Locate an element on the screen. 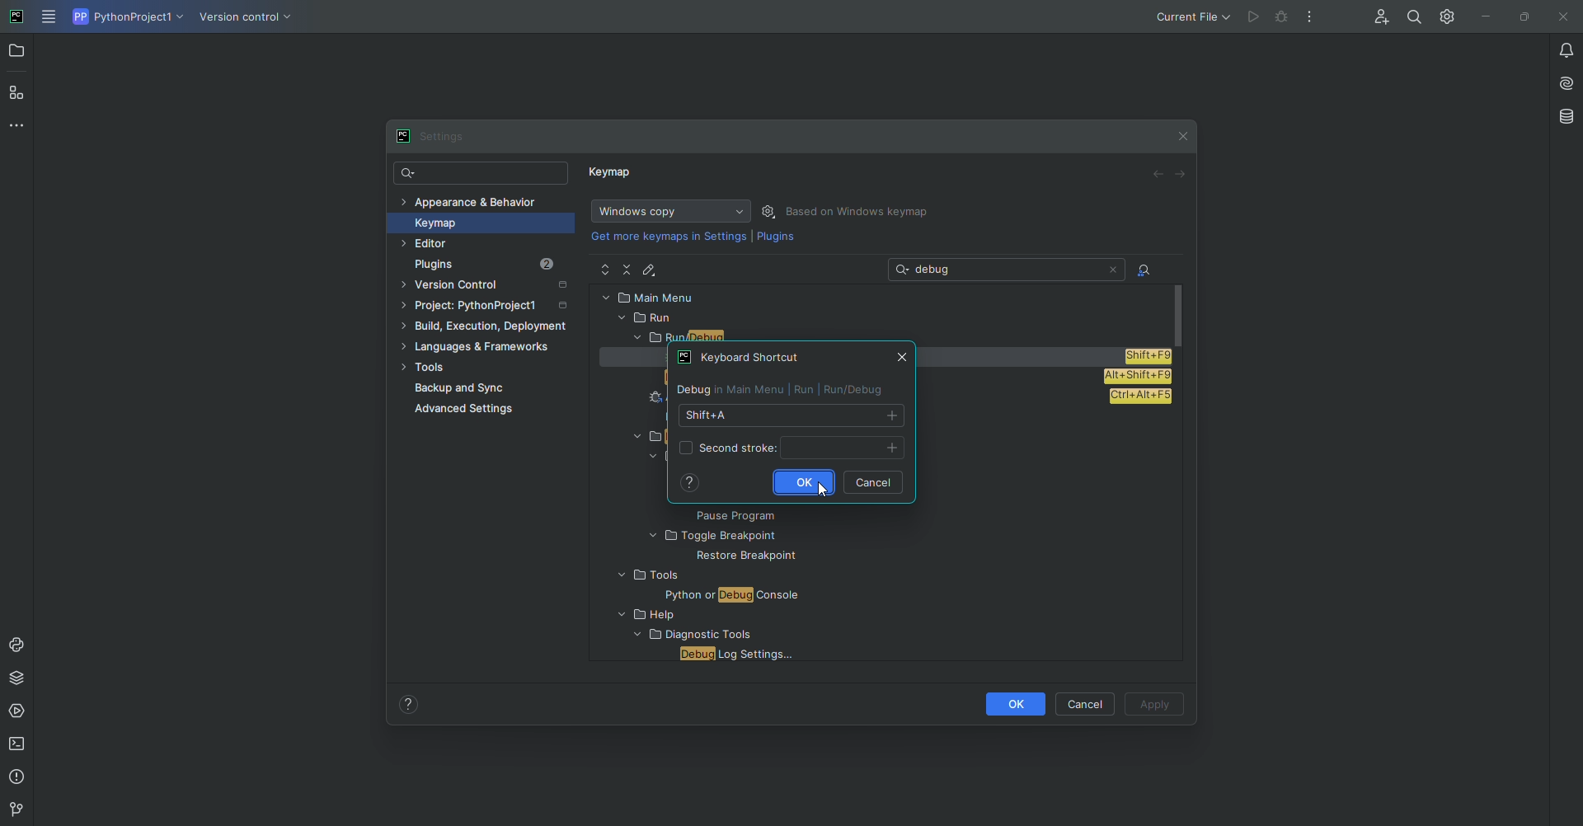 The width and height of the screenshot is (1583, 826). Python project is located at coordinates (126, 17).